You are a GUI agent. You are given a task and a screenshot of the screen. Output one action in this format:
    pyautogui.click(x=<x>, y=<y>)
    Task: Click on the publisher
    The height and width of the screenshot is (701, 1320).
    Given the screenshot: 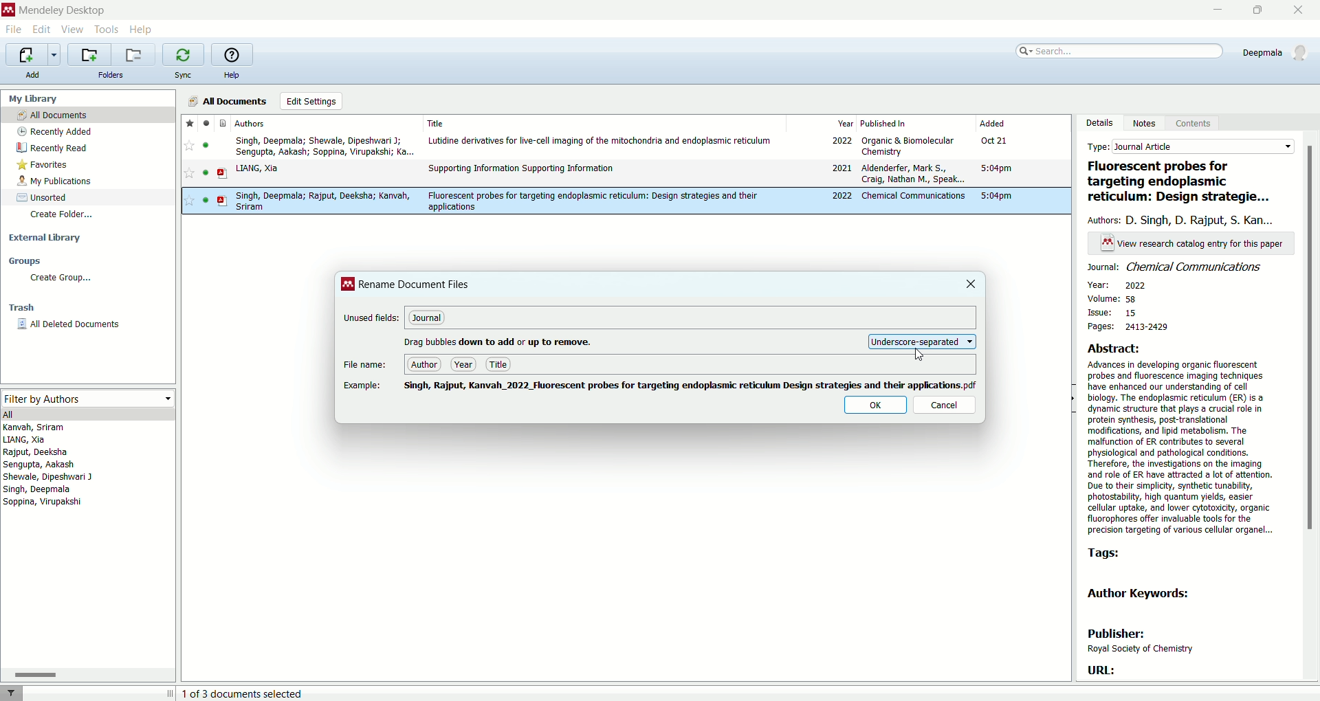 What is the action you would take?
    pyautogui.click(x=1140, y=641)
    